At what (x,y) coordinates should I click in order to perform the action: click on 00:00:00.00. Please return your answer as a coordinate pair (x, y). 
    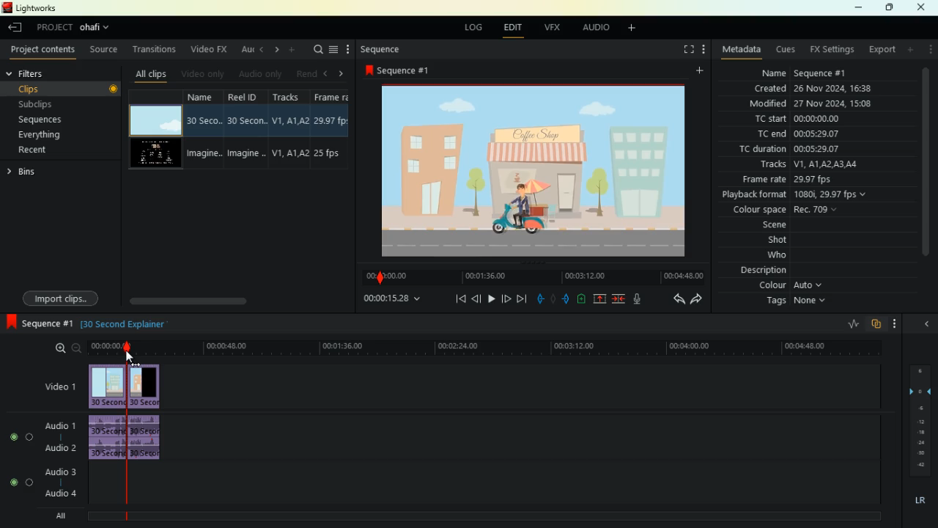
    Looking at the image, I should click on (816, 118).